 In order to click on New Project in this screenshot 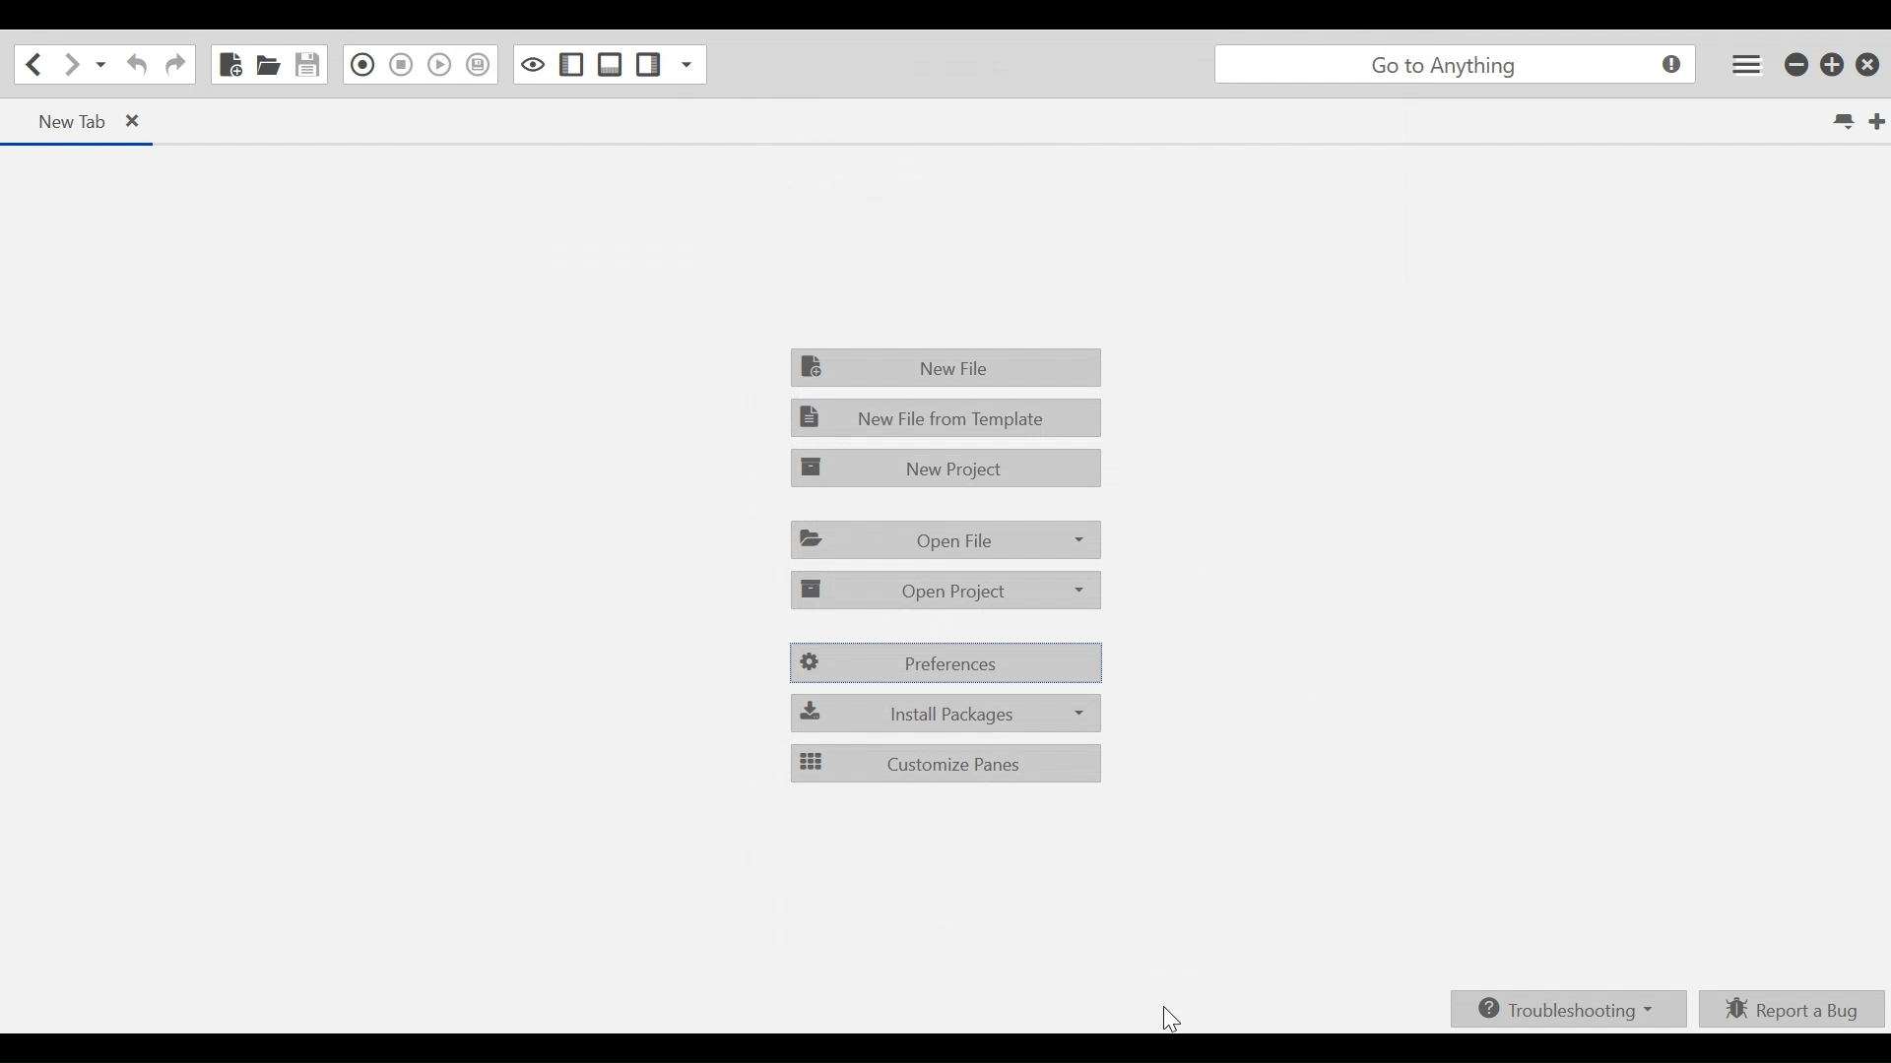, I will do `click(945, 467)`.